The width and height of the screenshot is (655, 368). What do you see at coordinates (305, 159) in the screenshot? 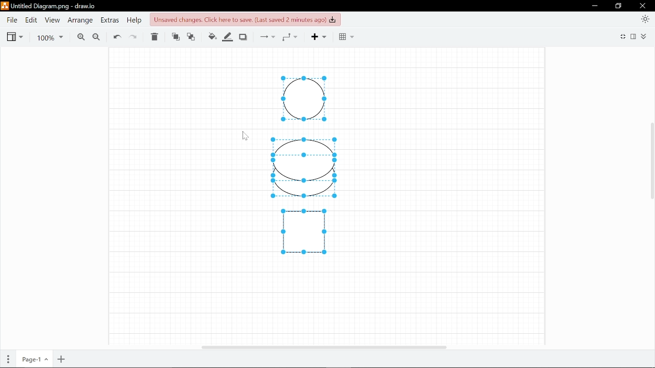
I see `Diagram` at bounding box center [305, 159].